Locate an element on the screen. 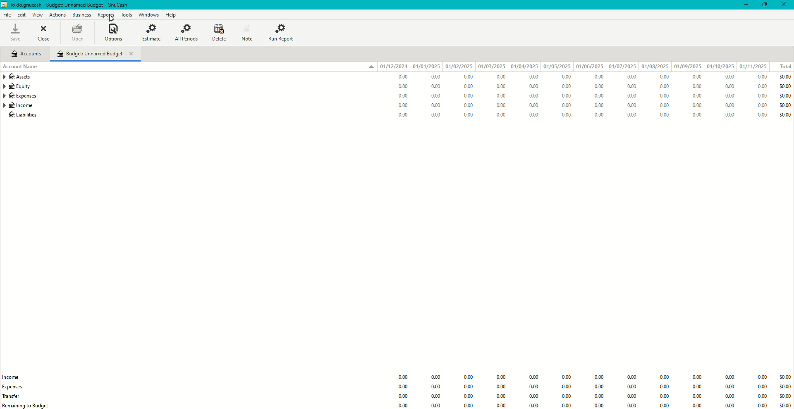 This screenshot has height=409, width=794. $0.00 is located at coordinates (785, 76).